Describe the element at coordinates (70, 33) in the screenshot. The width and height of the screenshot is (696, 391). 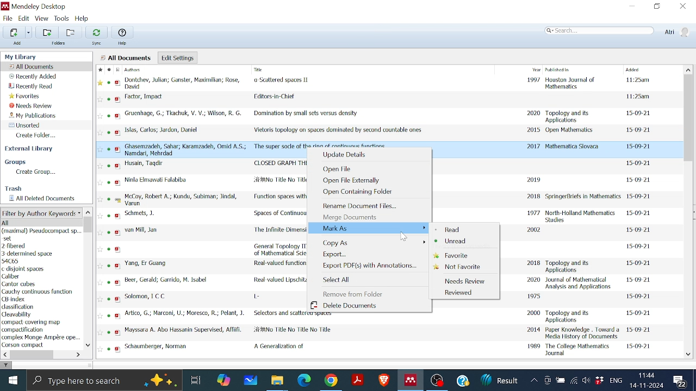
I see `remove folder` at that location.